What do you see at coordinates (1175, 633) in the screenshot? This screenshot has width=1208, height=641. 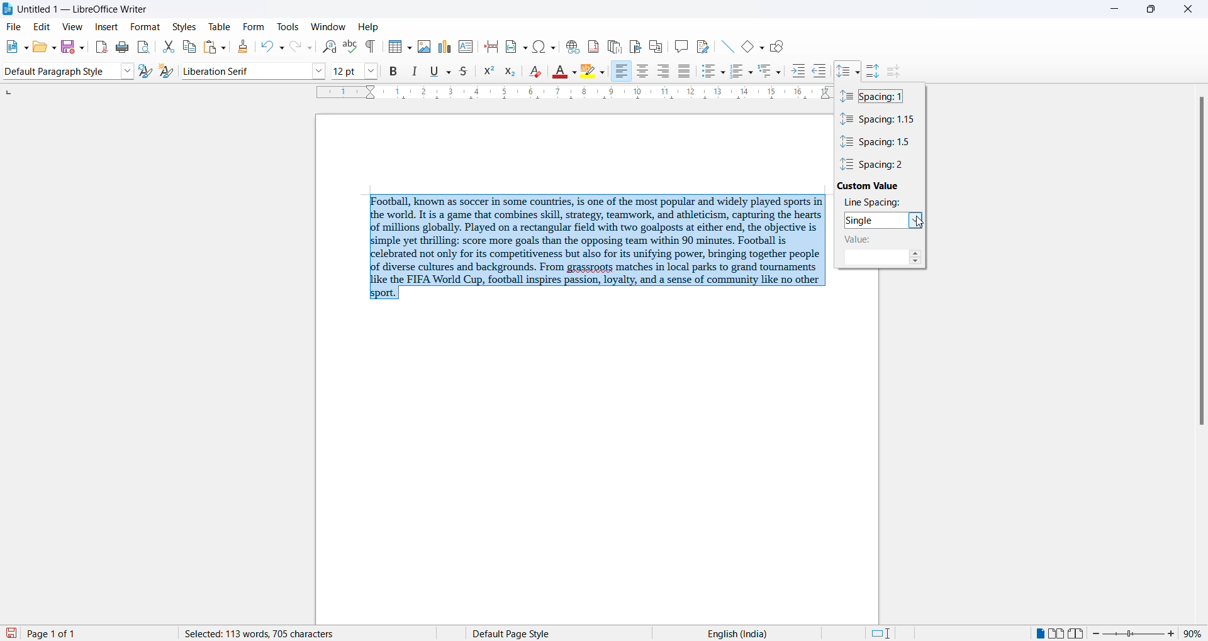 I see `increase zoom` at bounding box center [1175, 633].